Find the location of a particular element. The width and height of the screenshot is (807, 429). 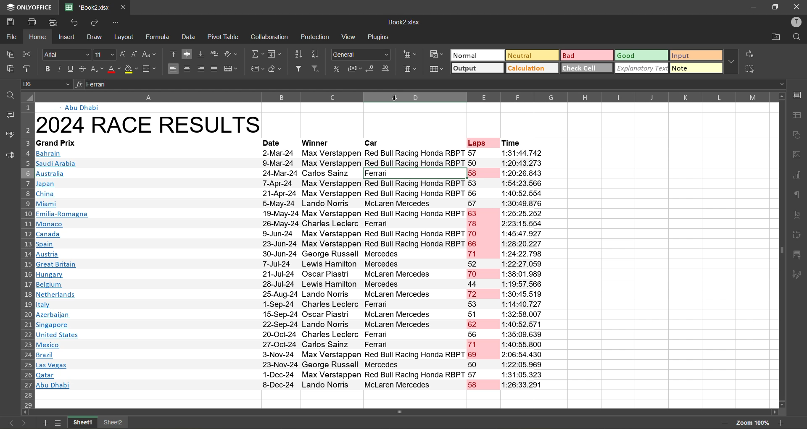

wrap text is located at coordinates (214, 55).